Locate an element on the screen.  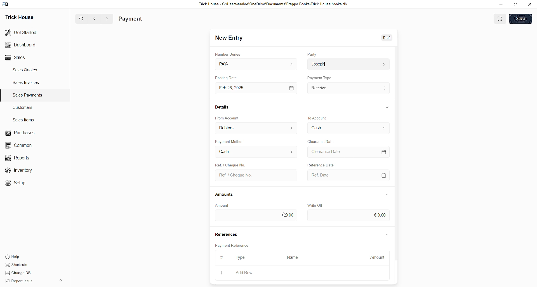
Customers is located at coordinates (24, 107).